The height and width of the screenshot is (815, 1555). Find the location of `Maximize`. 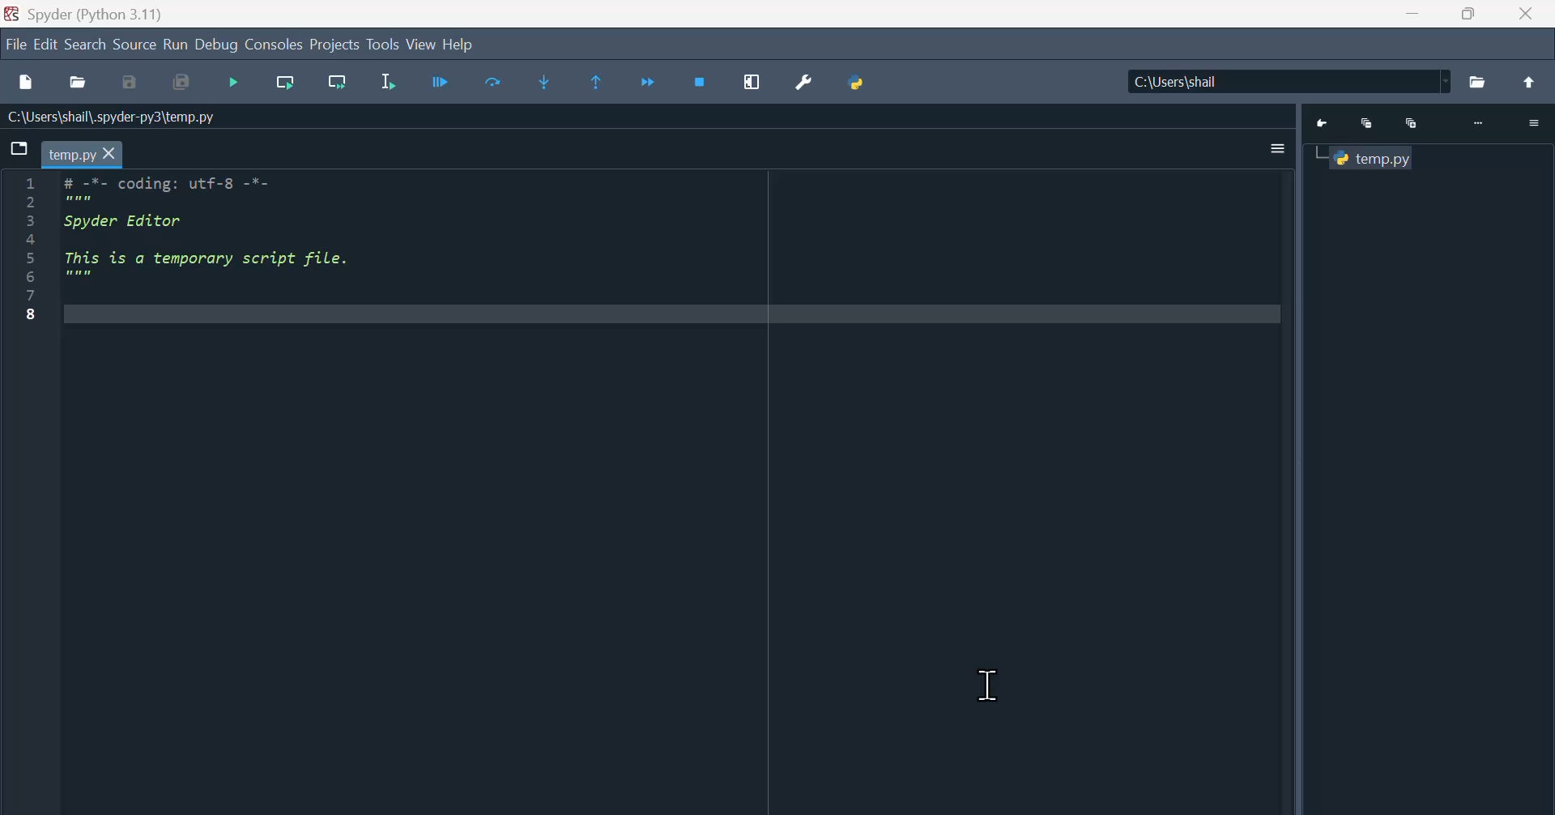

Maximize is located at coordinates (1467, 14).